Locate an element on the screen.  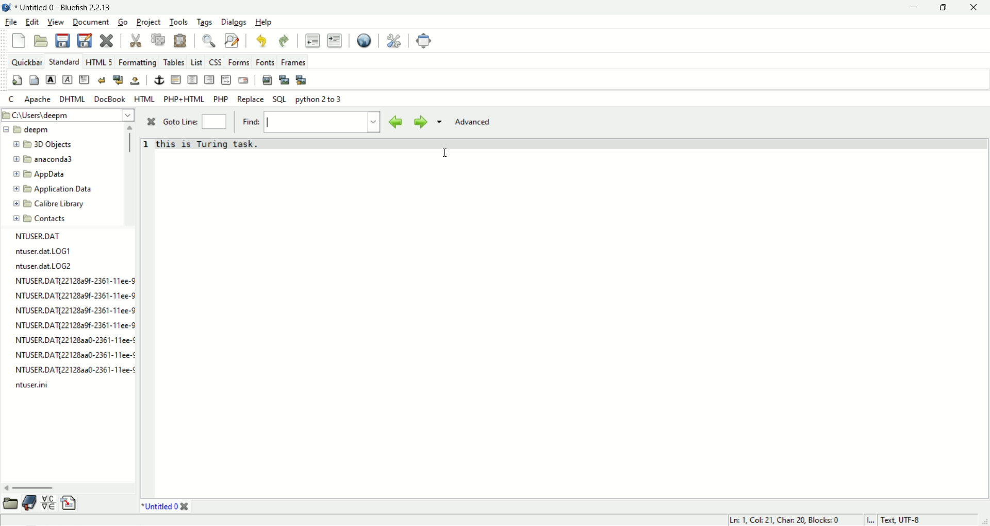
close is located at coordinates (153, 122).